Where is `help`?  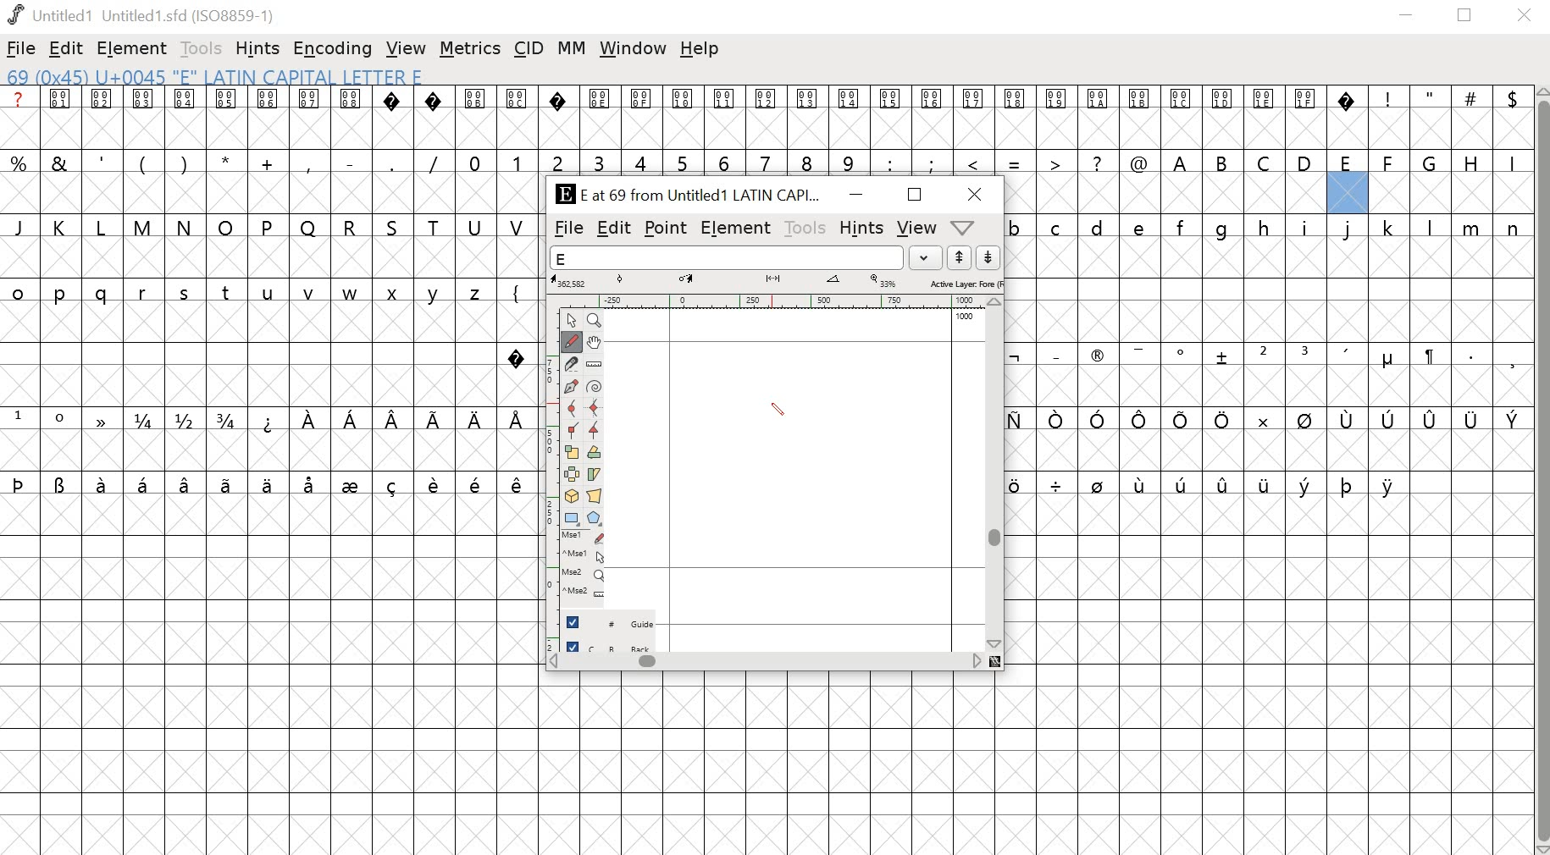
help is located at coordinates (700, 49).